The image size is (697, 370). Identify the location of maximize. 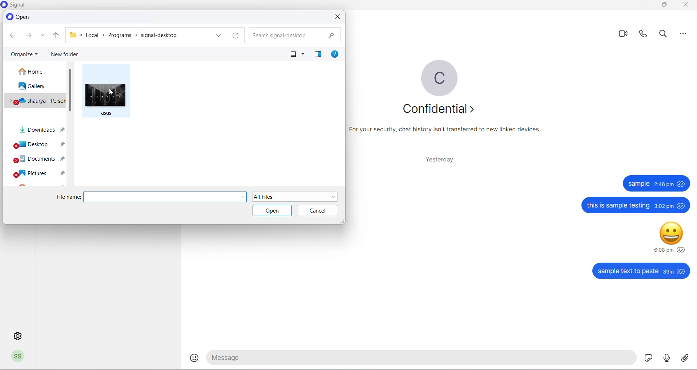
(664, 5).